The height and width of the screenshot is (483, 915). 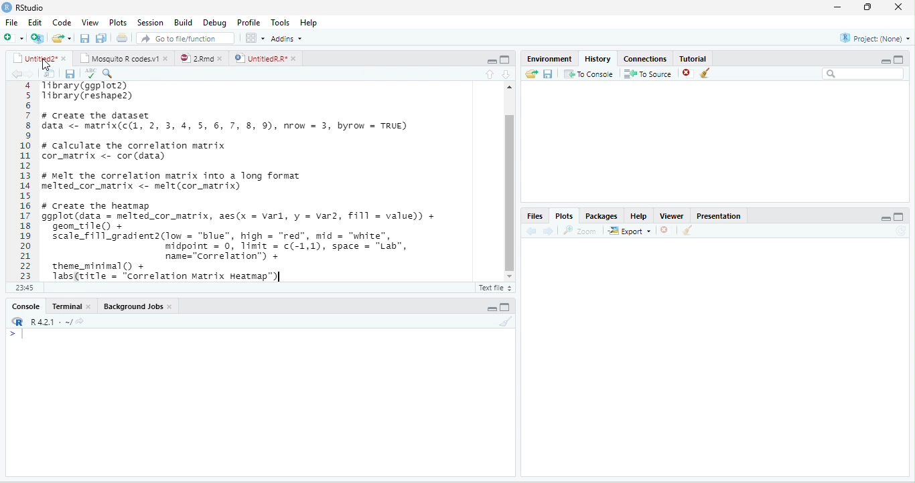 What do you see at coordinates (121, 37) in the screenshot?
I see `document` at bounding box center [121, 37].